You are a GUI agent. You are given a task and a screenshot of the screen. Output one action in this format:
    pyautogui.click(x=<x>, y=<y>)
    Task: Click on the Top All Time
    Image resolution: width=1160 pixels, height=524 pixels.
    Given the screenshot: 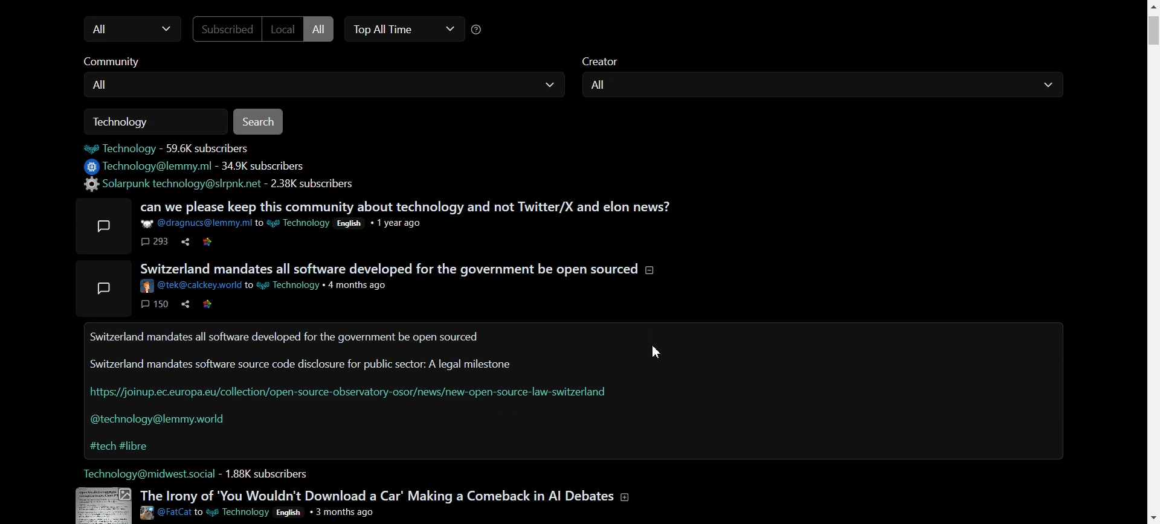 What is the action you would take?
    pyautogui.click(x=405, y=30)
    